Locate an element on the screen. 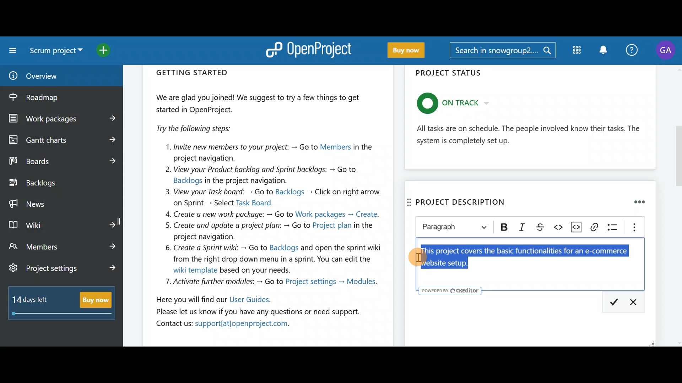 Image resolution: width=682 pixels, height=383 pixels. Project settings is located at coordinates (63, 269).